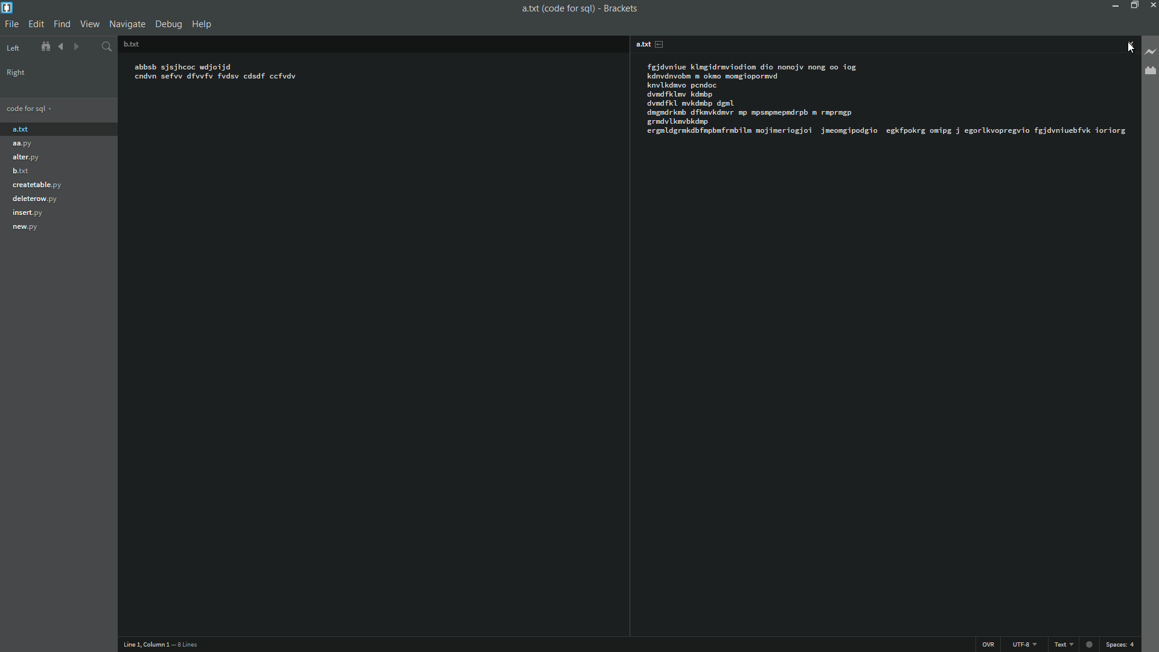 The image size is (1159, 652). I want to click on space-4, so click(1120, 644).